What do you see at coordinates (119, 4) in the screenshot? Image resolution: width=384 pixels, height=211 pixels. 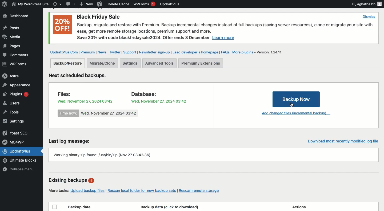 I see `Delete cache` at bounding box center [119, 4].